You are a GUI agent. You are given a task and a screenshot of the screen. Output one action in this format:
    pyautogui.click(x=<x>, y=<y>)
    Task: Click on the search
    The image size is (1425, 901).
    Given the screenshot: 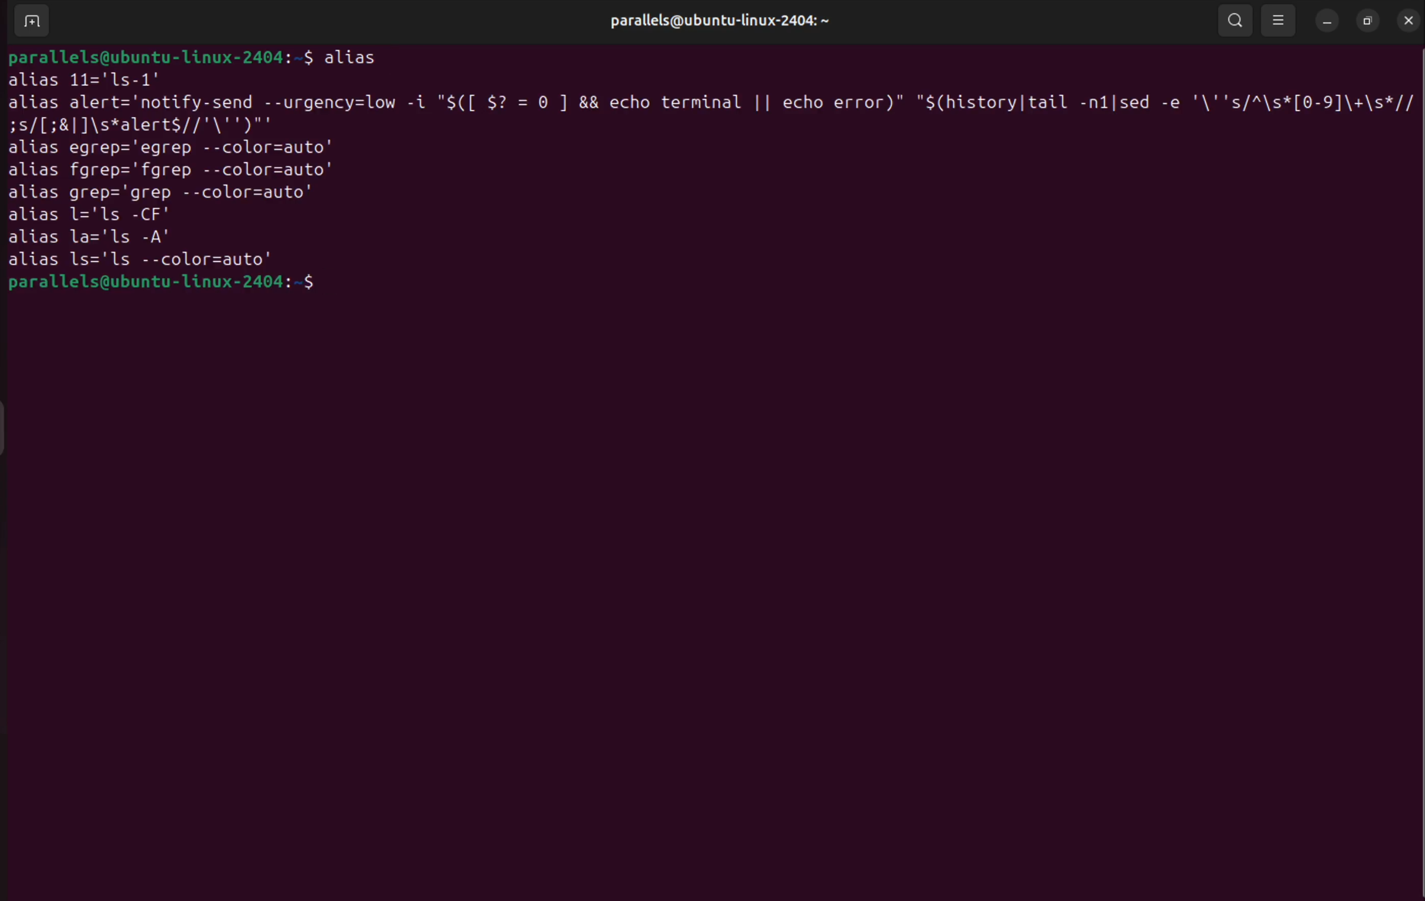 What is the action you would take?
    pyautogui.click(x=1236, y=22)
    